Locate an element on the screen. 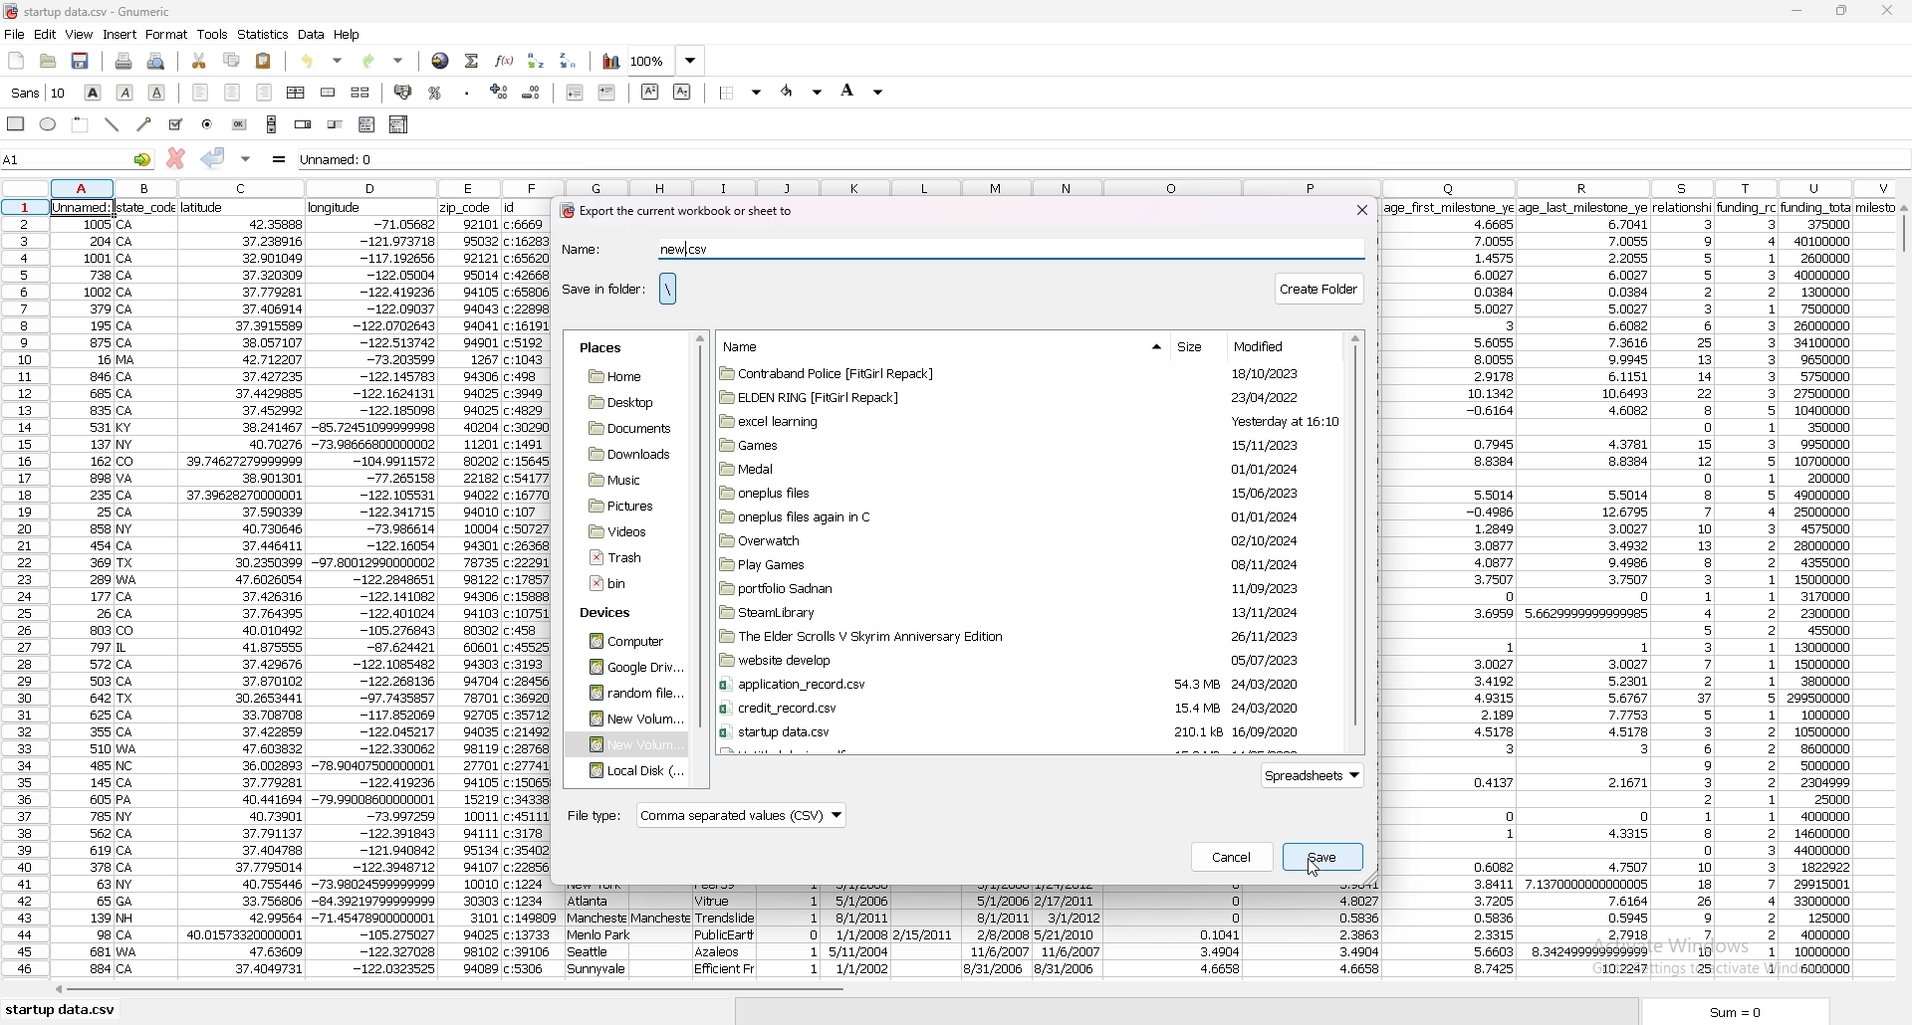  folder is located at coordinates (1020, 661).